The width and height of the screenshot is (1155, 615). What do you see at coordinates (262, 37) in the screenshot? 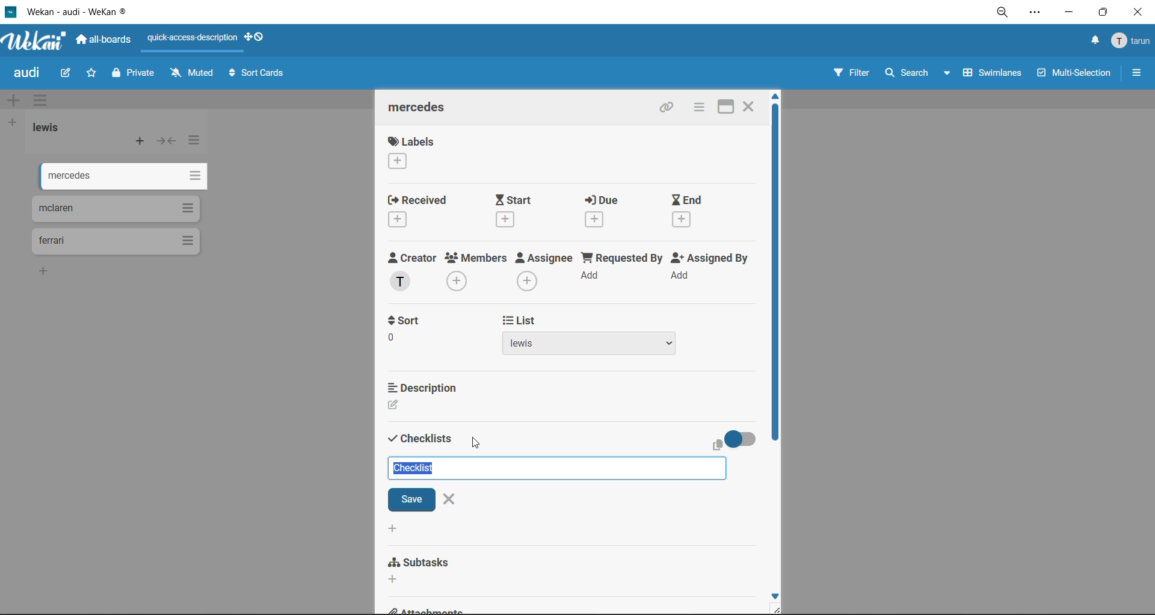
I see `show desktop drag handles` at bounding box center [262, 37].